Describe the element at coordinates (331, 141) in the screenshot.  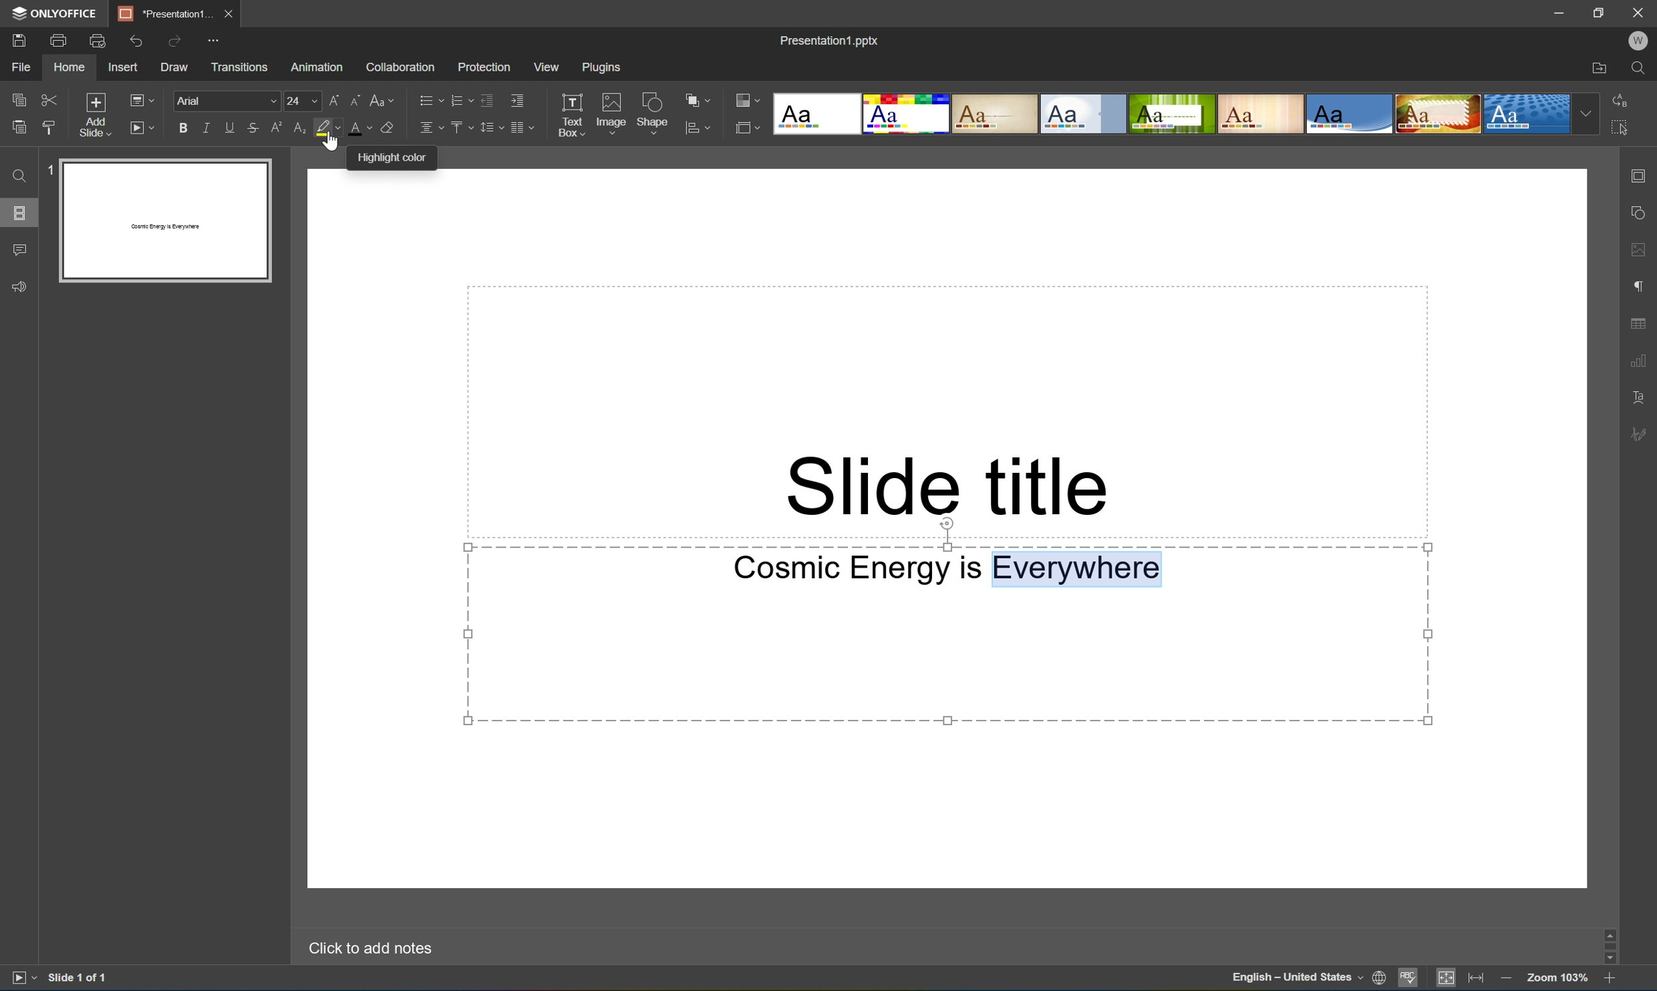
I see `Cursor` at that location.